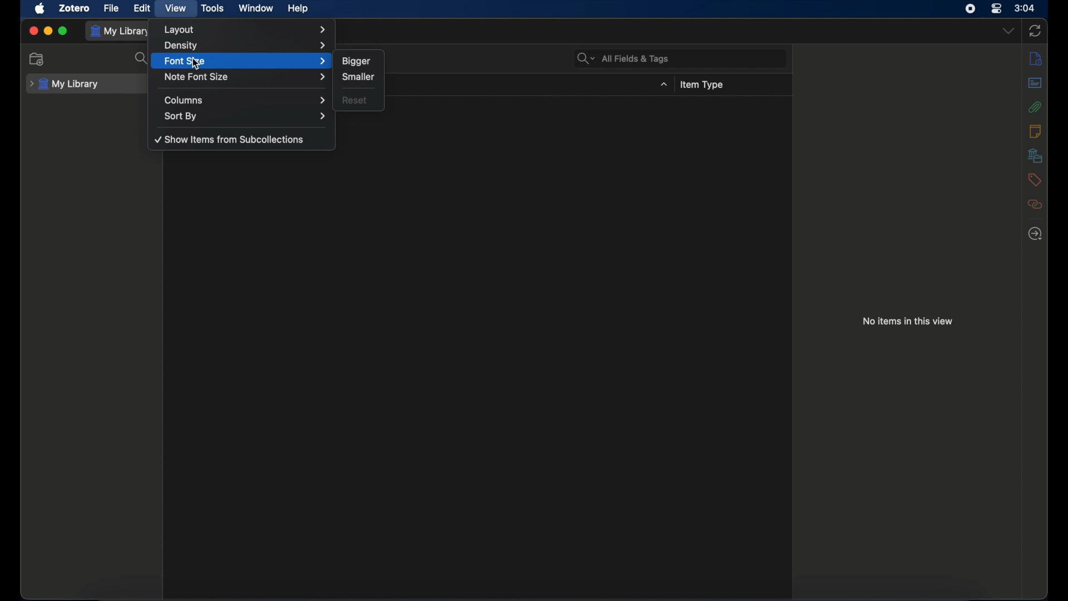  Describe the element at coordinates (1025, 7) in the screenshot. I see `time` at that location.